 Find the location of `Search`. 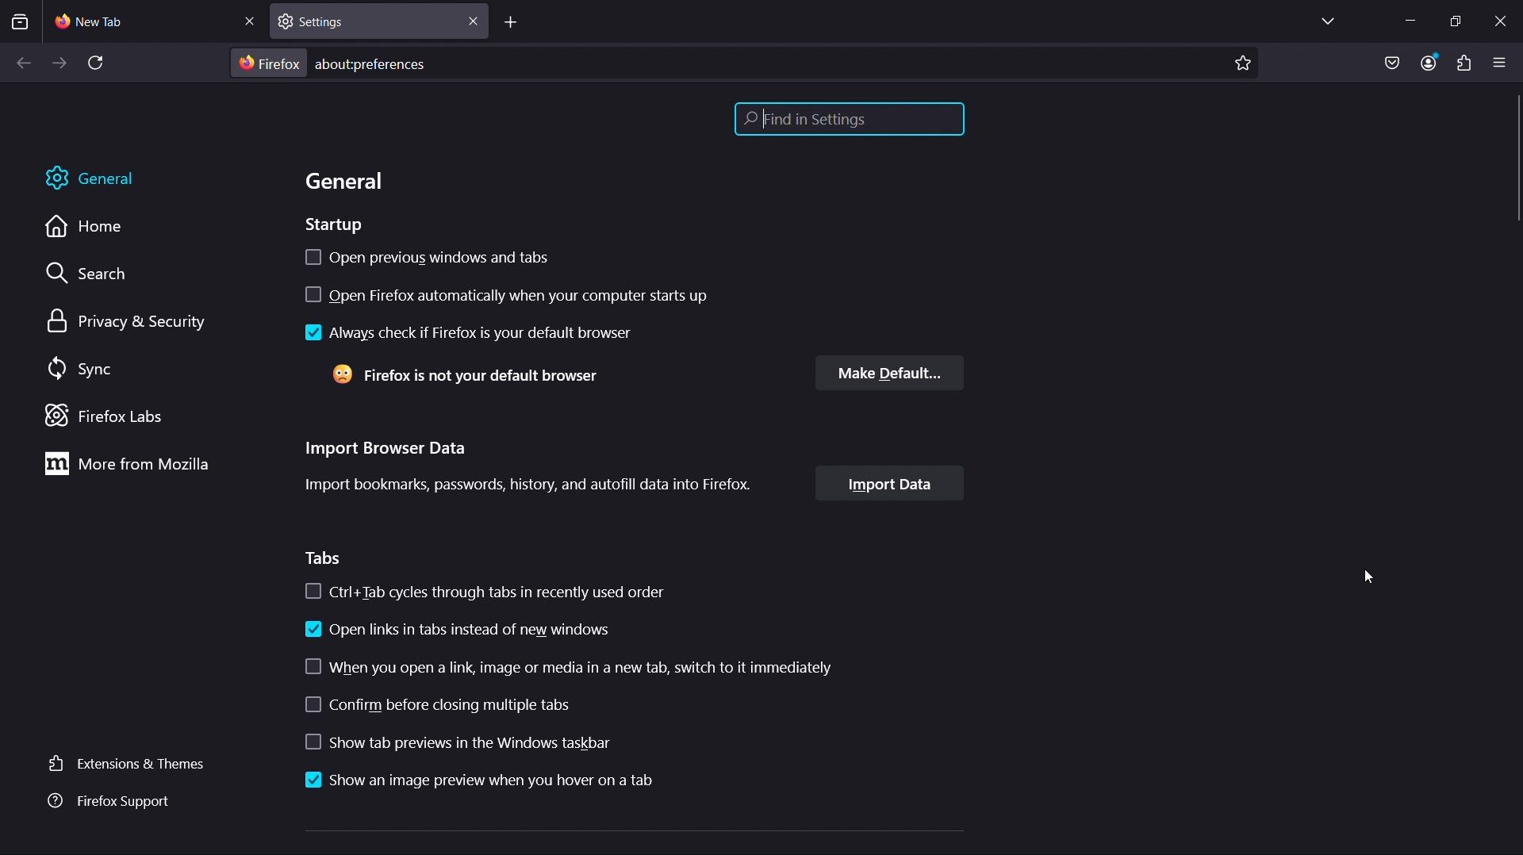

Search is located at coordinates (89, 272).